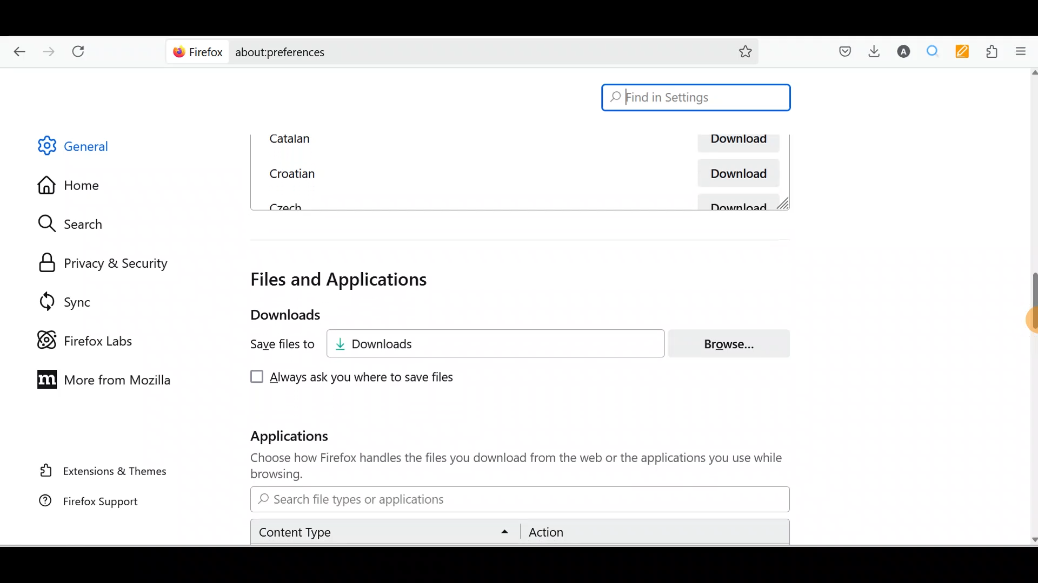  Describe the element at coordinates (1032, 300) in the screenshot. I see `Drag to - scroll bar` at that location.